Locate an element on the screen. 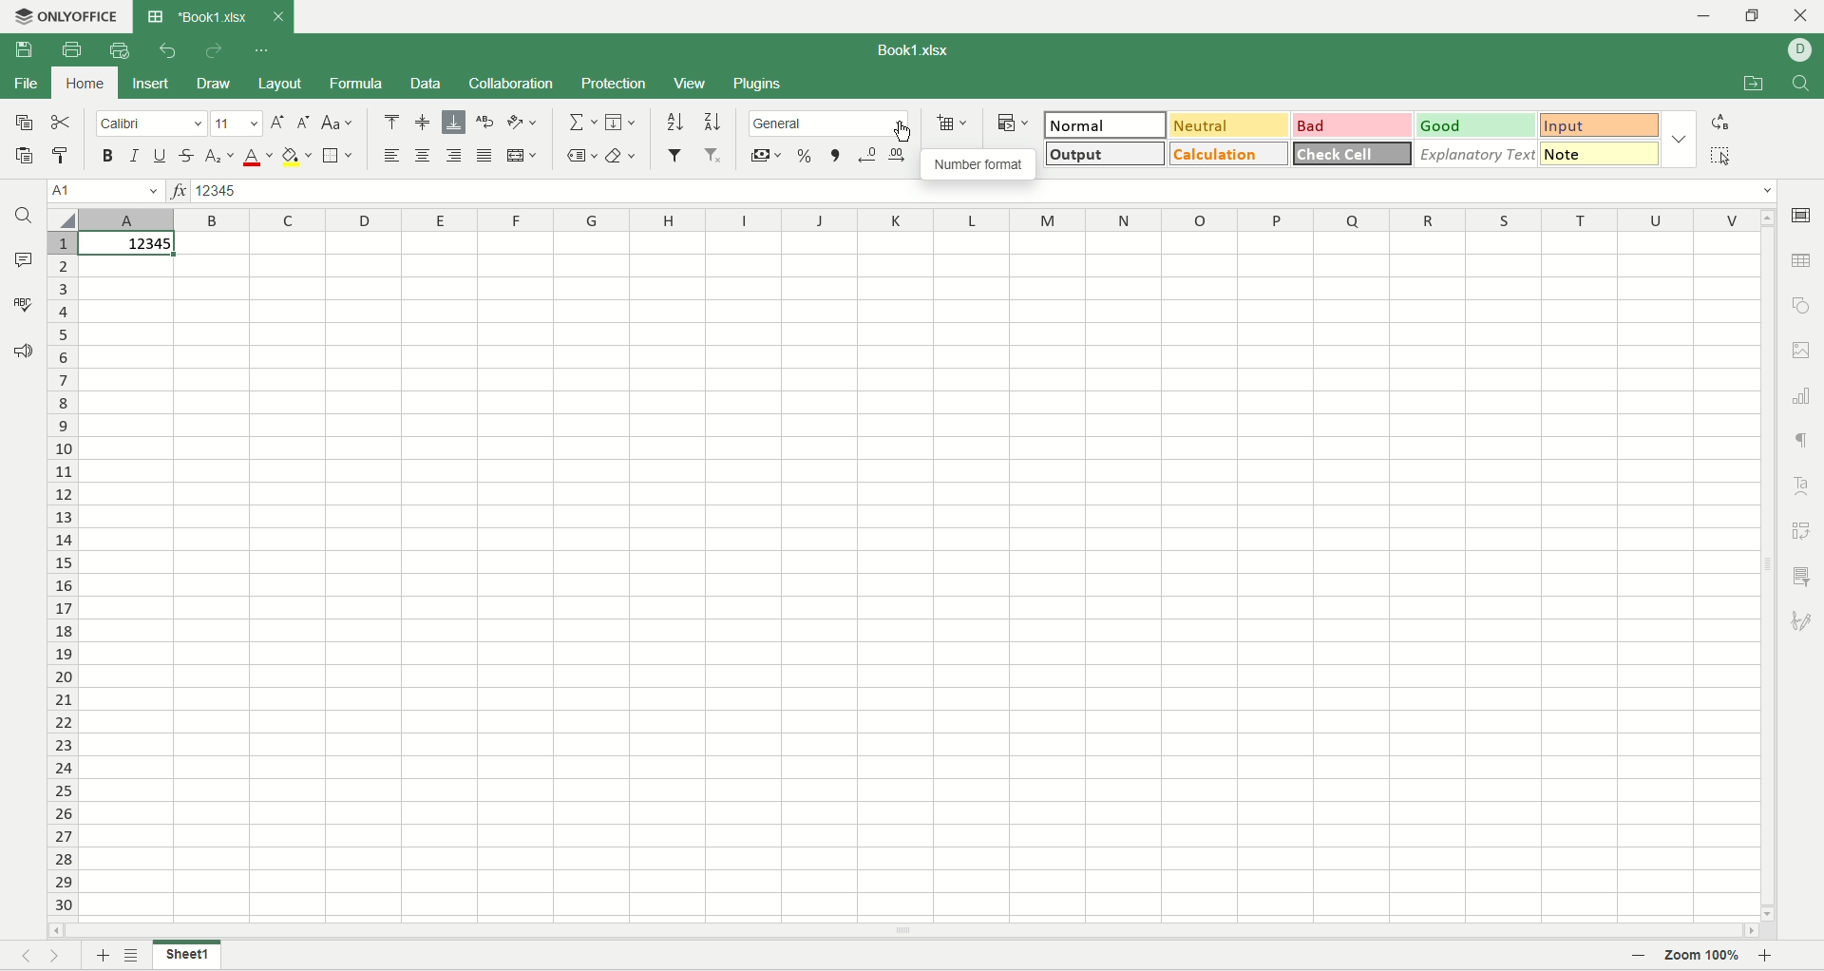 Image resolution: width=1824 pixels, height=971 pixels. good is located at coordinates (1474, 122).